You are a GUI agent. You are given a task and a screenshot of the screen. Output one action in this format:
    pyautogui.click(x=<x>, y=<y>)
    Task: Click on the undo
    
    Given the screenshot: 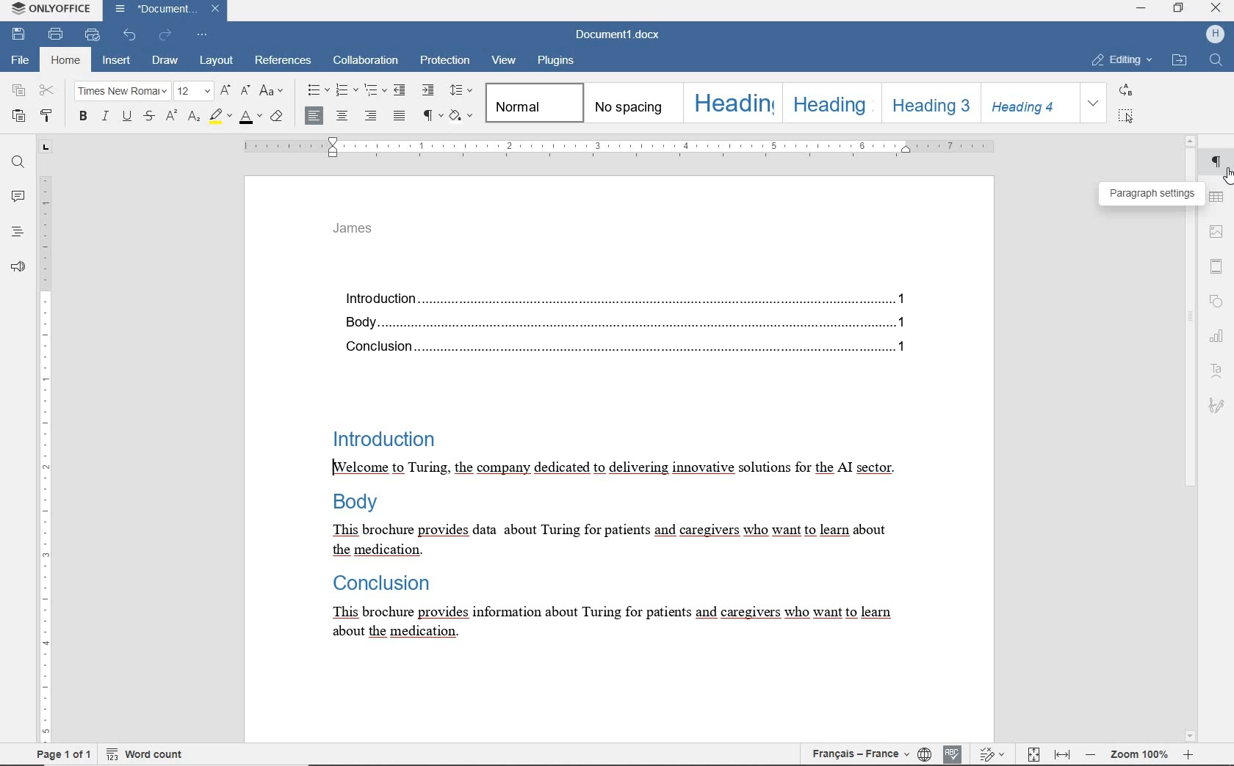 What is the action you would take?
    pyautogui.click(x=127, y=35)
    